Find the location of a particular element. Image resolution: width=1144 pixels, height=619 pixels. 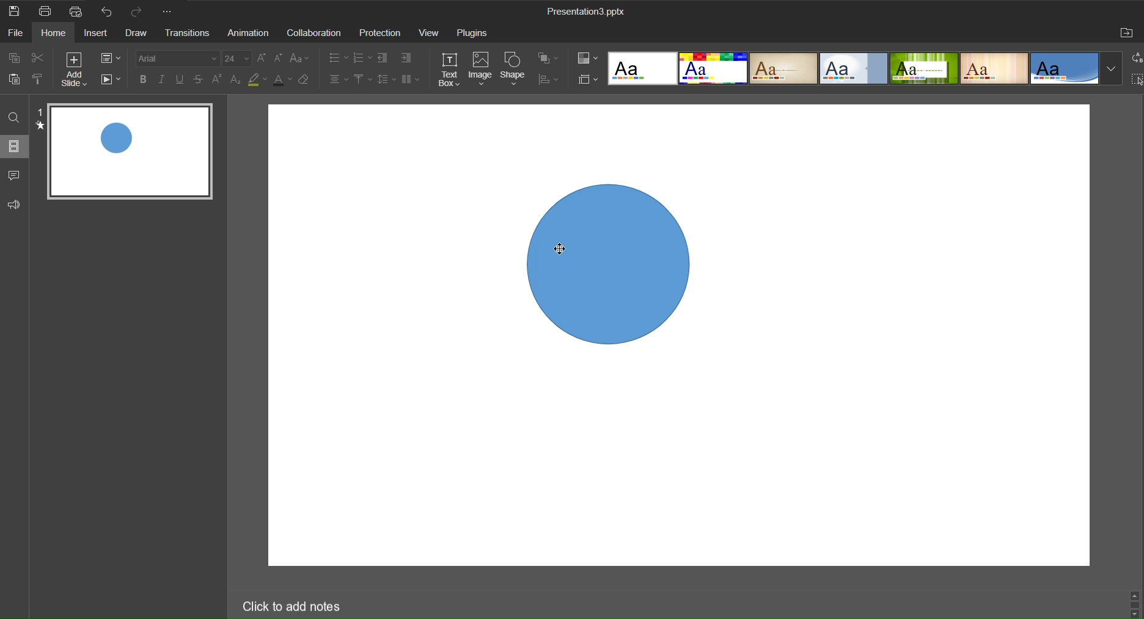

Add Slide is located at coordinates (77, 68).